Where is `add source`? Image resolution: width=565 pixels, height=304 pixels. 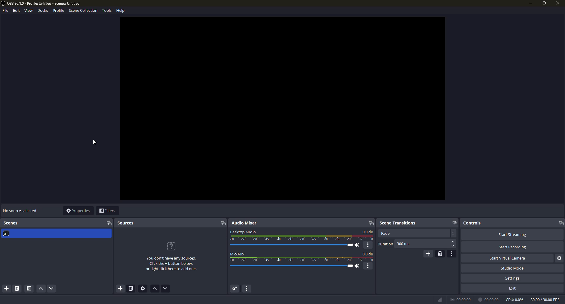
add source is located at coordinates (120, 289).